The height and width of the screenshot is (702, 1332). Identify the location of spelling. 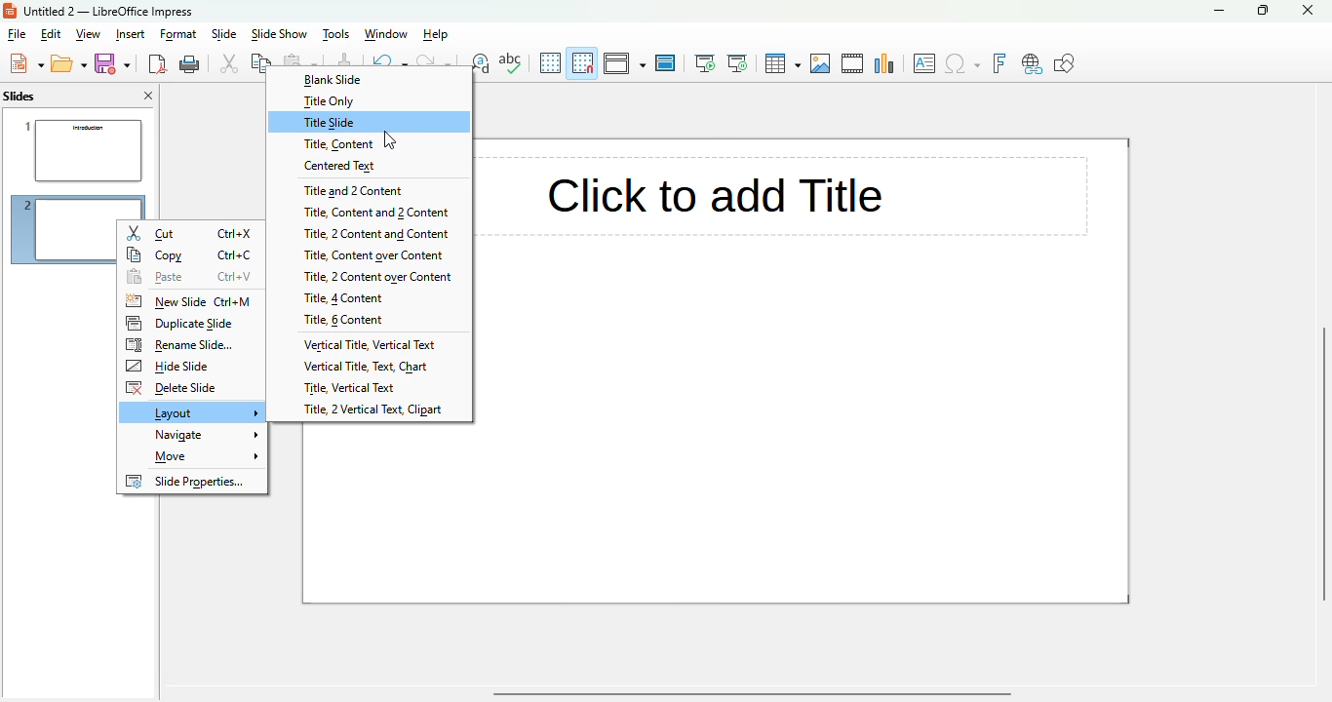
(511, 62).